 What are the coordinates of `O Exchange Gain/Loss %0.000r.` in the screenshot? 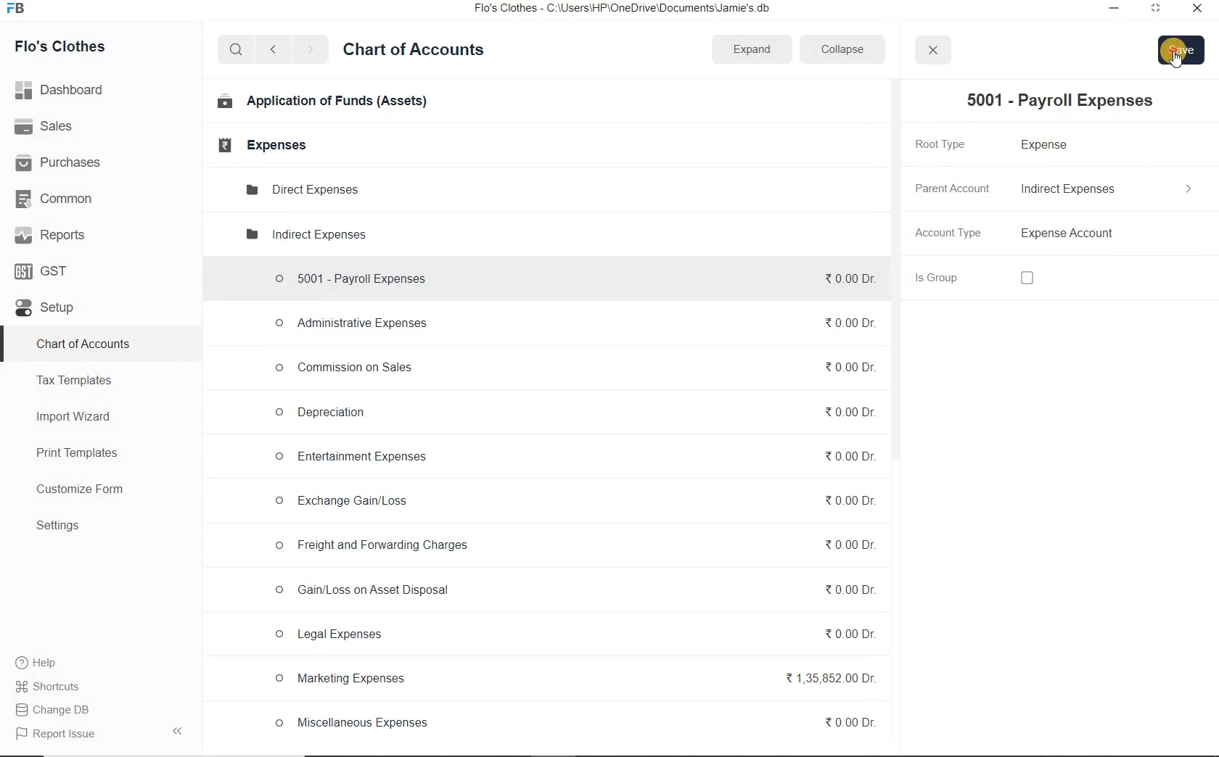 It's located at (570, 501).